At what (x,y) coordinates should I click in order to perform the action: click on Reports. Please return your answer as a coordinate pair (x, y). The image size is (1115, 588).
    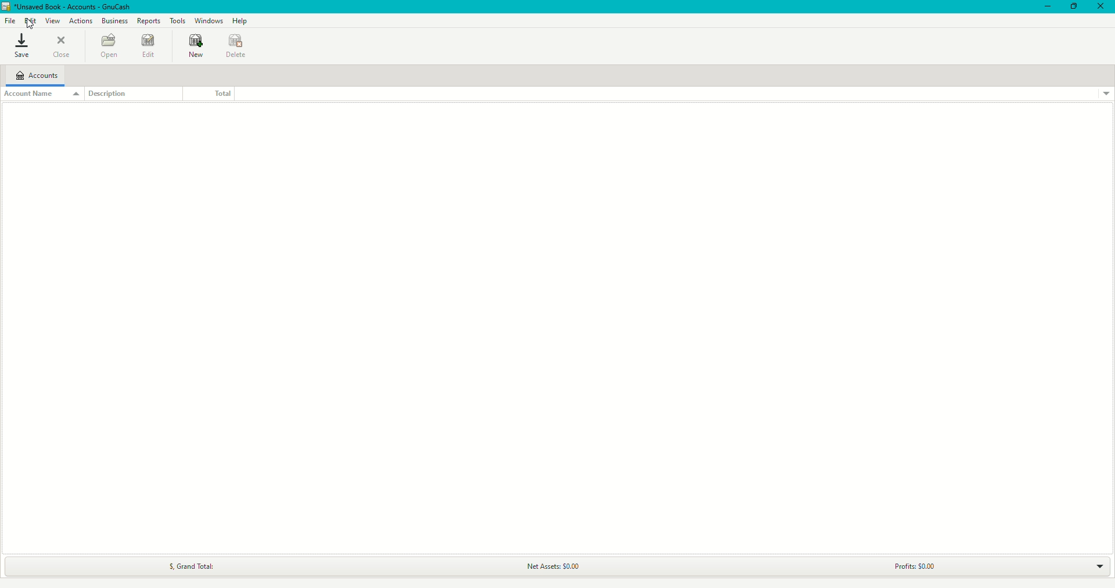
    Looking at the image, I should click on (149, 20).